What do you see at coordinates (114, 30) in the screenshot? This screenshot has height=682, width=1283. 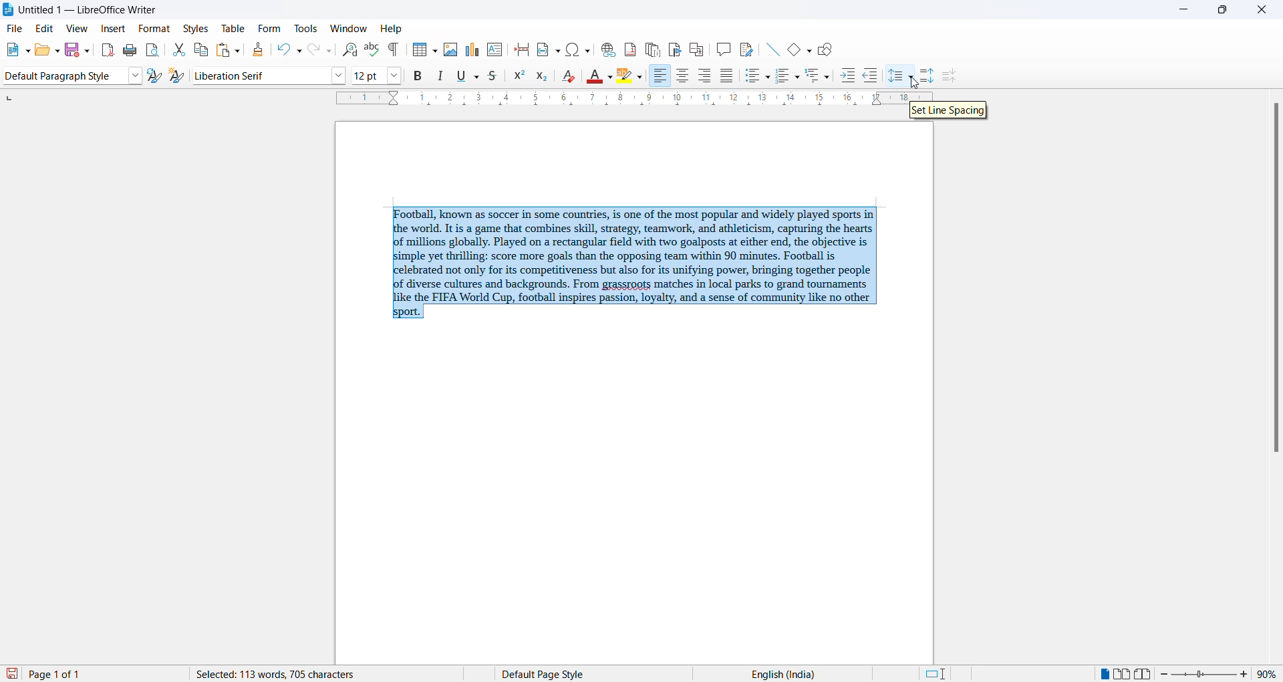 I see `insert` at bounding box center [114, 30].